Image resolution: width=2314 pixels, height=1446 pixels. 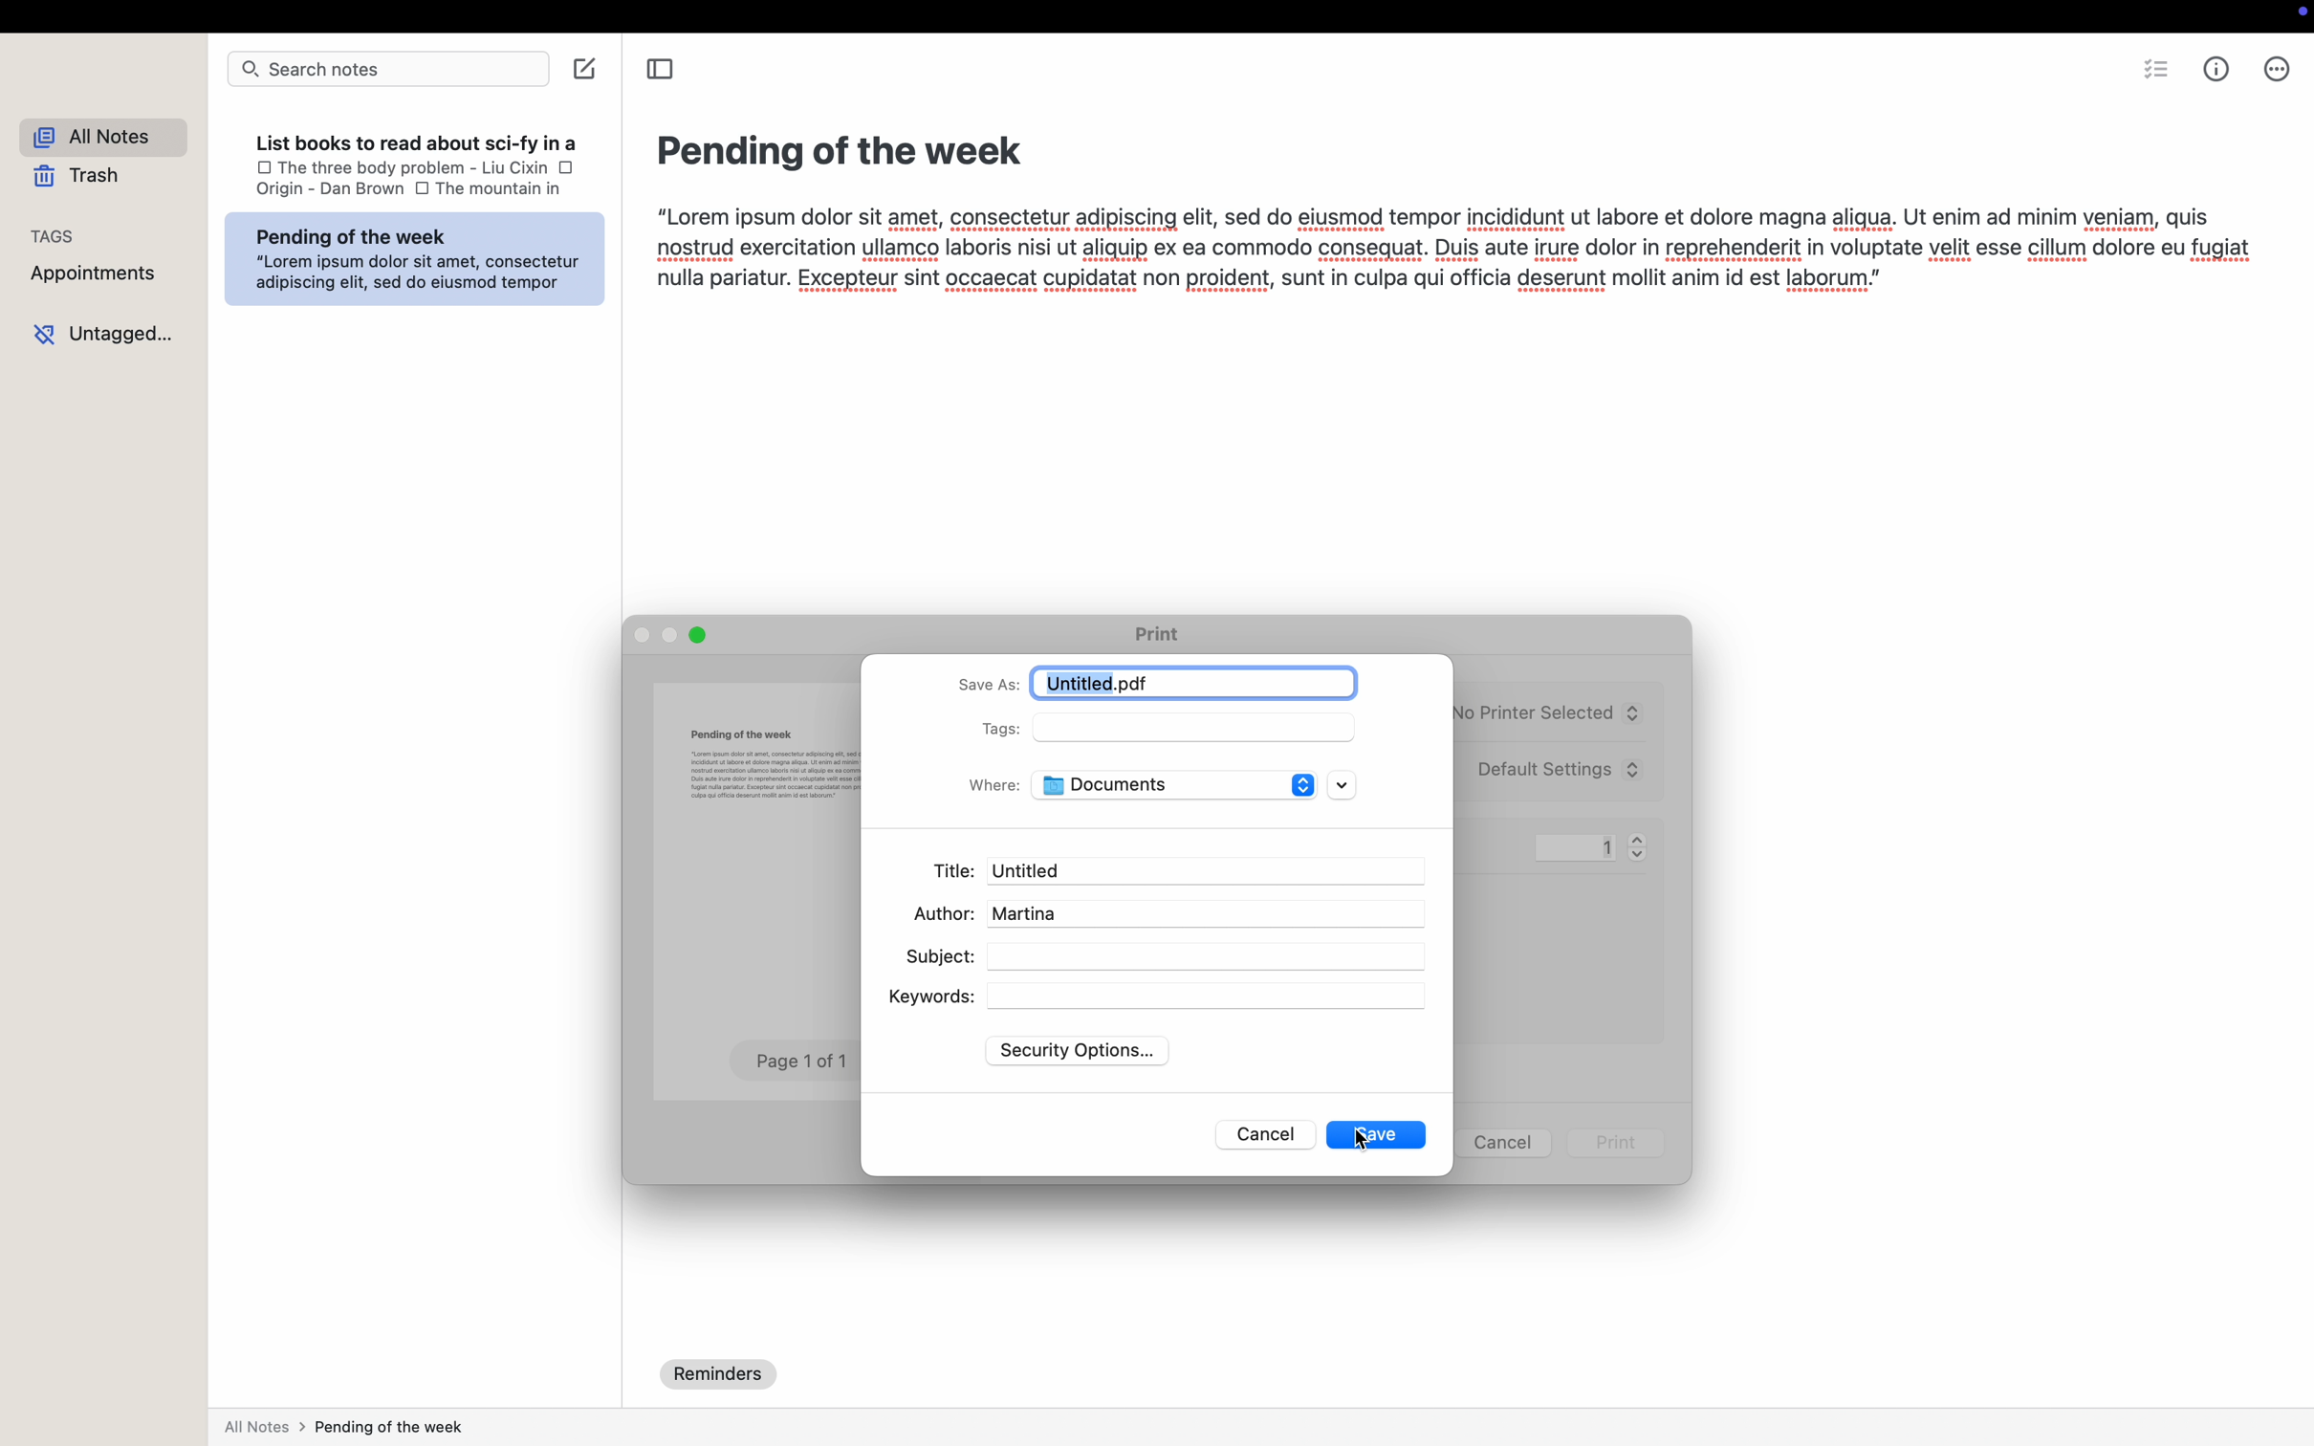 What do you see at coordinates (586, 72) in the screenshot?
I see `create note` at bounding box center [586, 72].